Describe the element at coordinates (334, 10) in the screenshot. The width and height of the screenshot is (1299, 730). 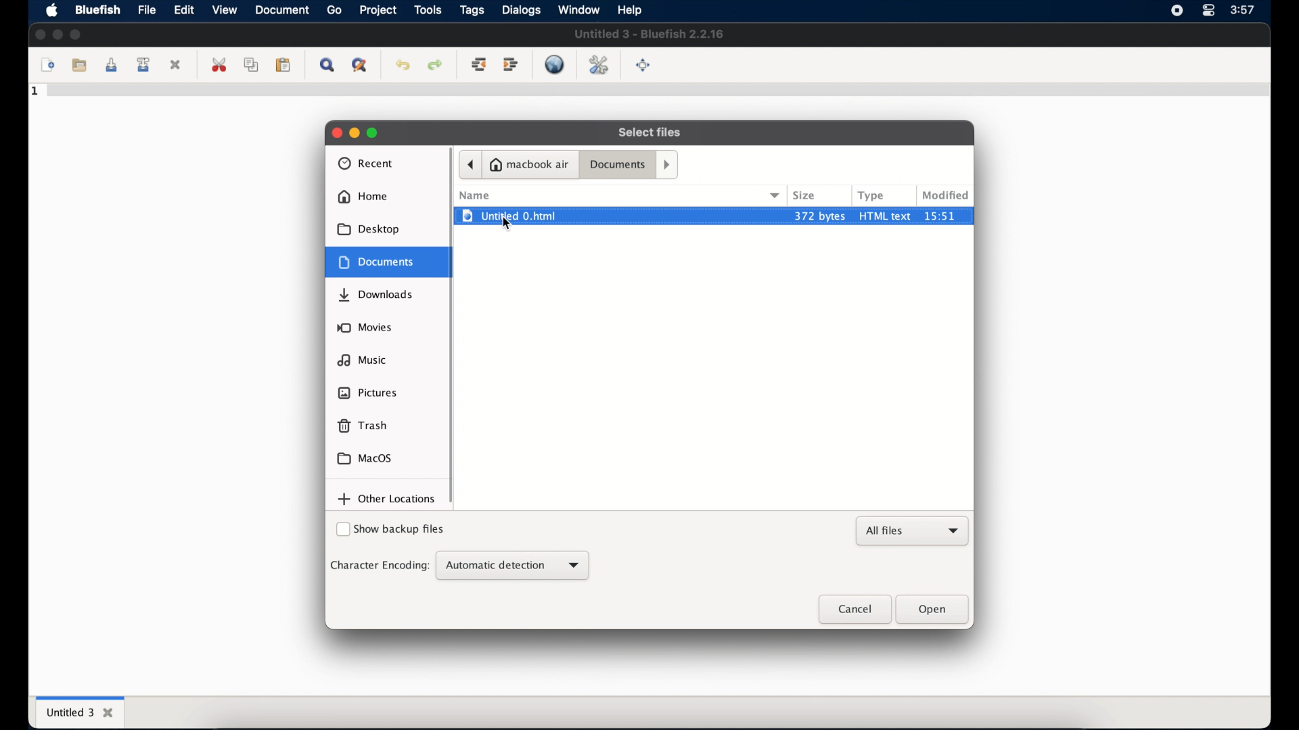
I see `go` at that location.